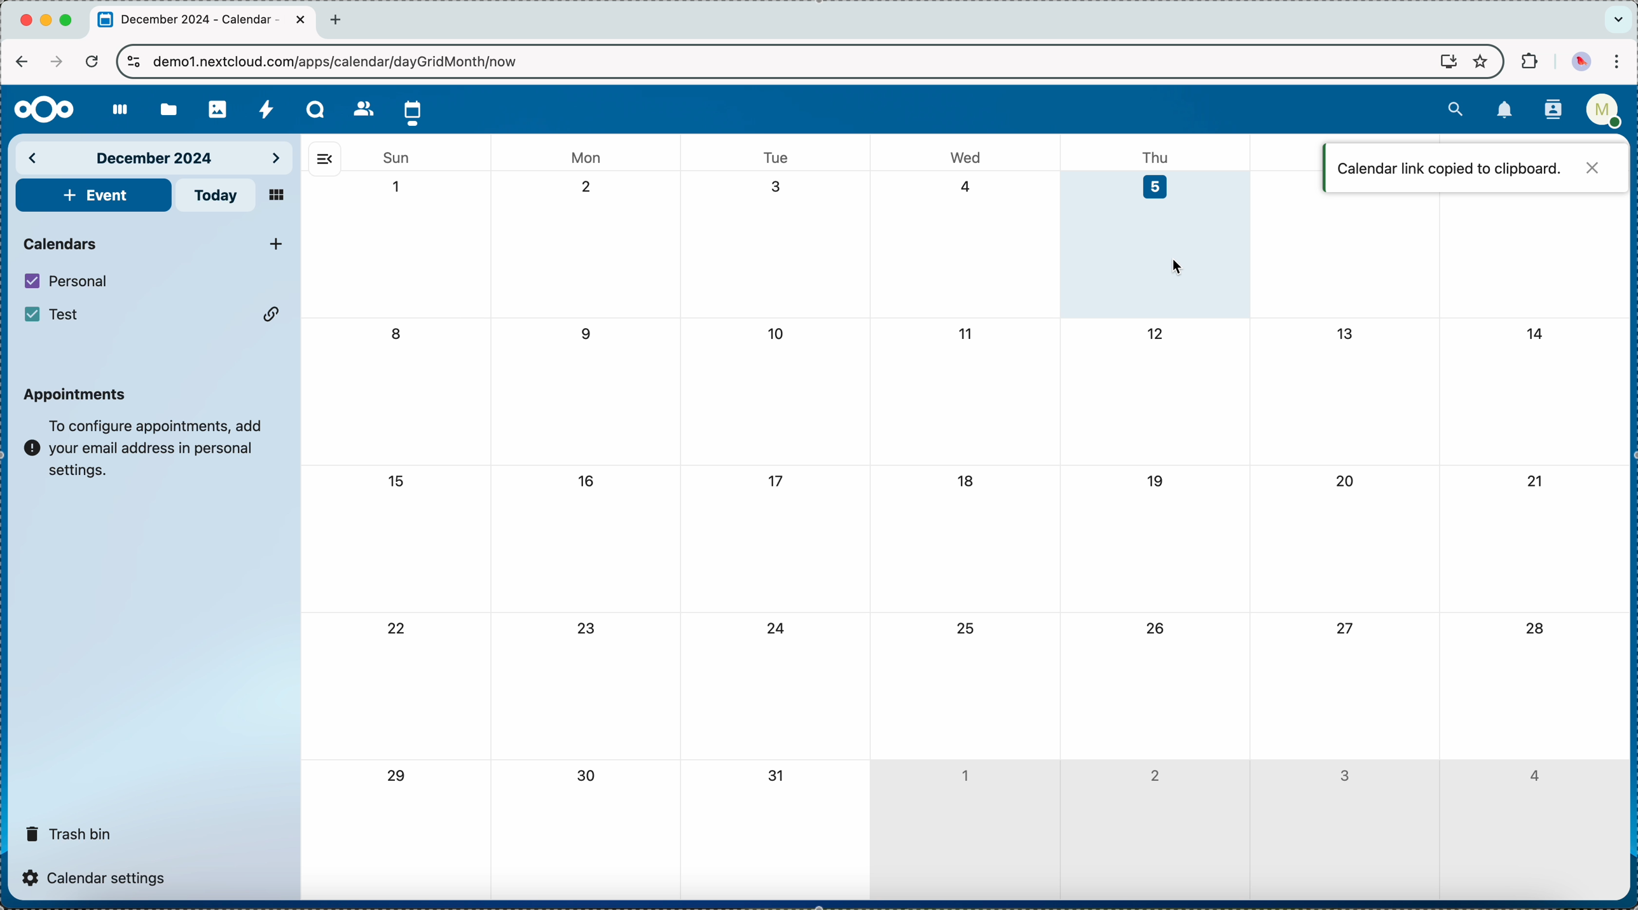 The height and width of the screenshot is (910, 1638). I want to click on 11, so click(963, 333).